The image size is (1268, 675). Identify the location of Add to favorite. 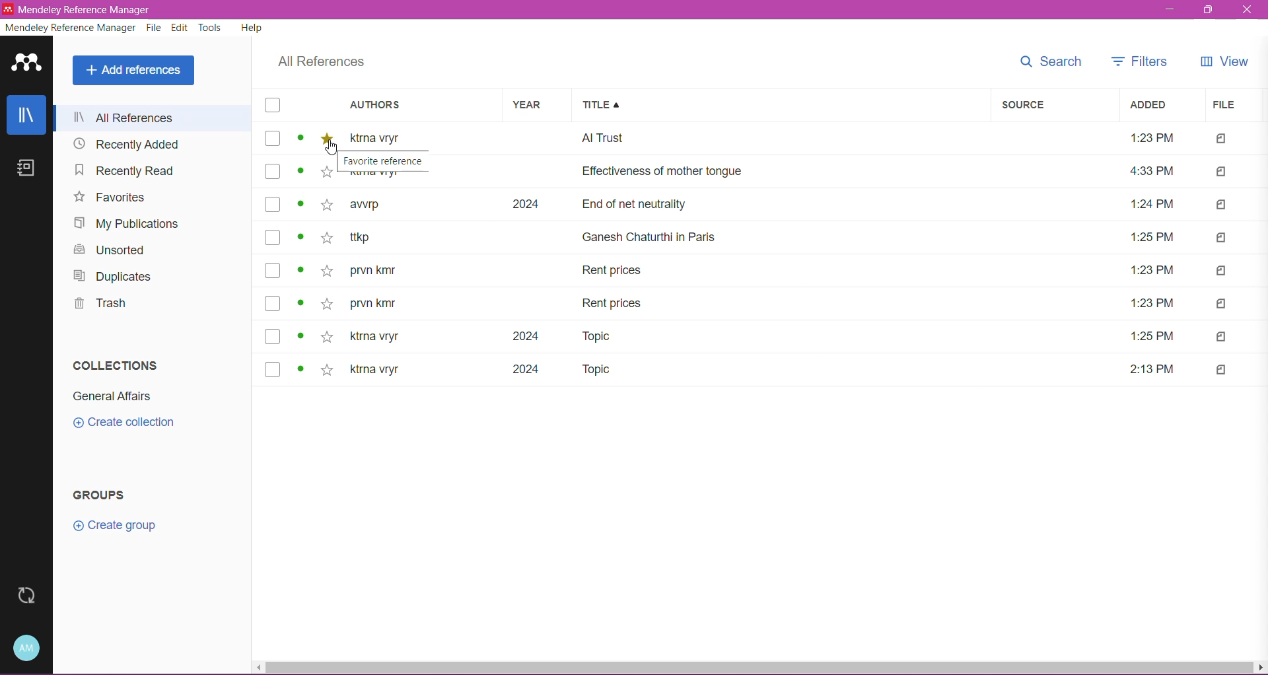
(327, 205).